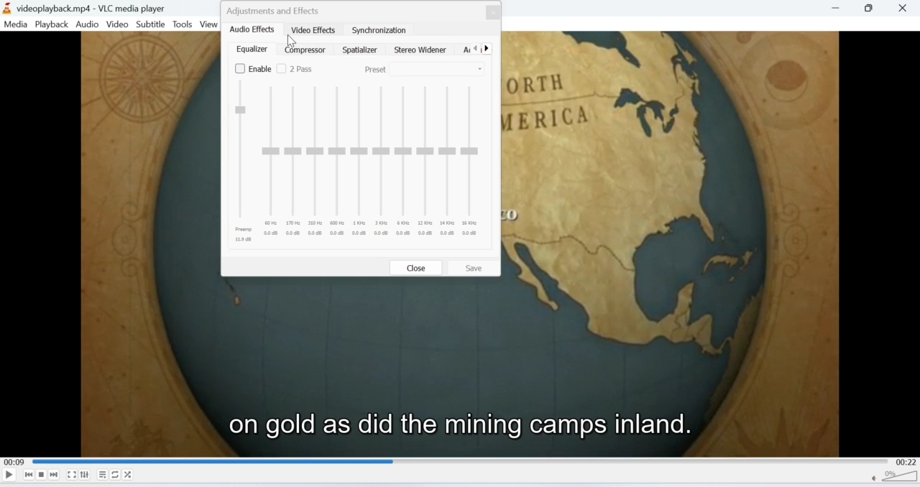  What do you see at coordinates (116, 24) in the screenshot?
I see `Video` at bounding box center [116, 24].